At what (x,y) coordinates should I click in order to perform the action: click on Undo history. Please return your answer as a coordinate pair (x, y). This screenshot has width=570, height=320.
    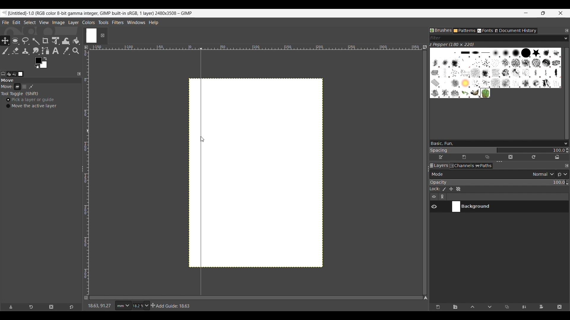
    Looking at the image, I should click on (15, 74).